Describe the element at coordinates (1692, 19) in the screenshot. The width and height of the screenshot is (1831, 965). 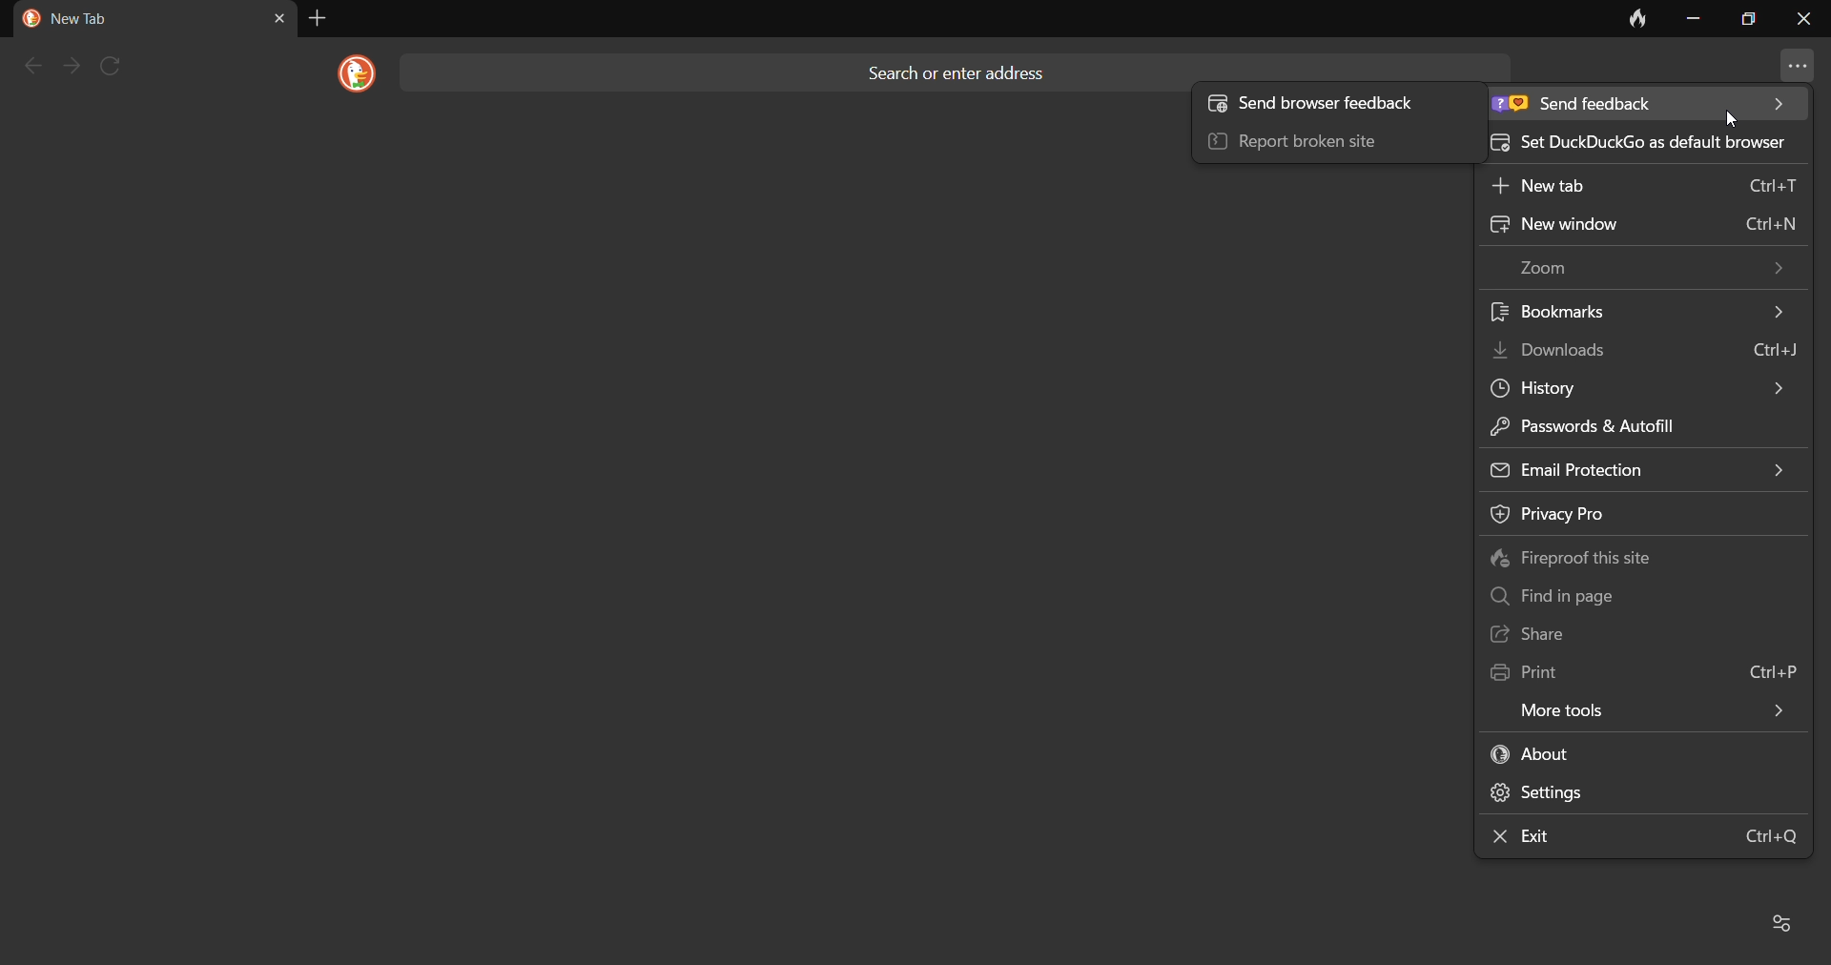
I see `minimize` at that location.